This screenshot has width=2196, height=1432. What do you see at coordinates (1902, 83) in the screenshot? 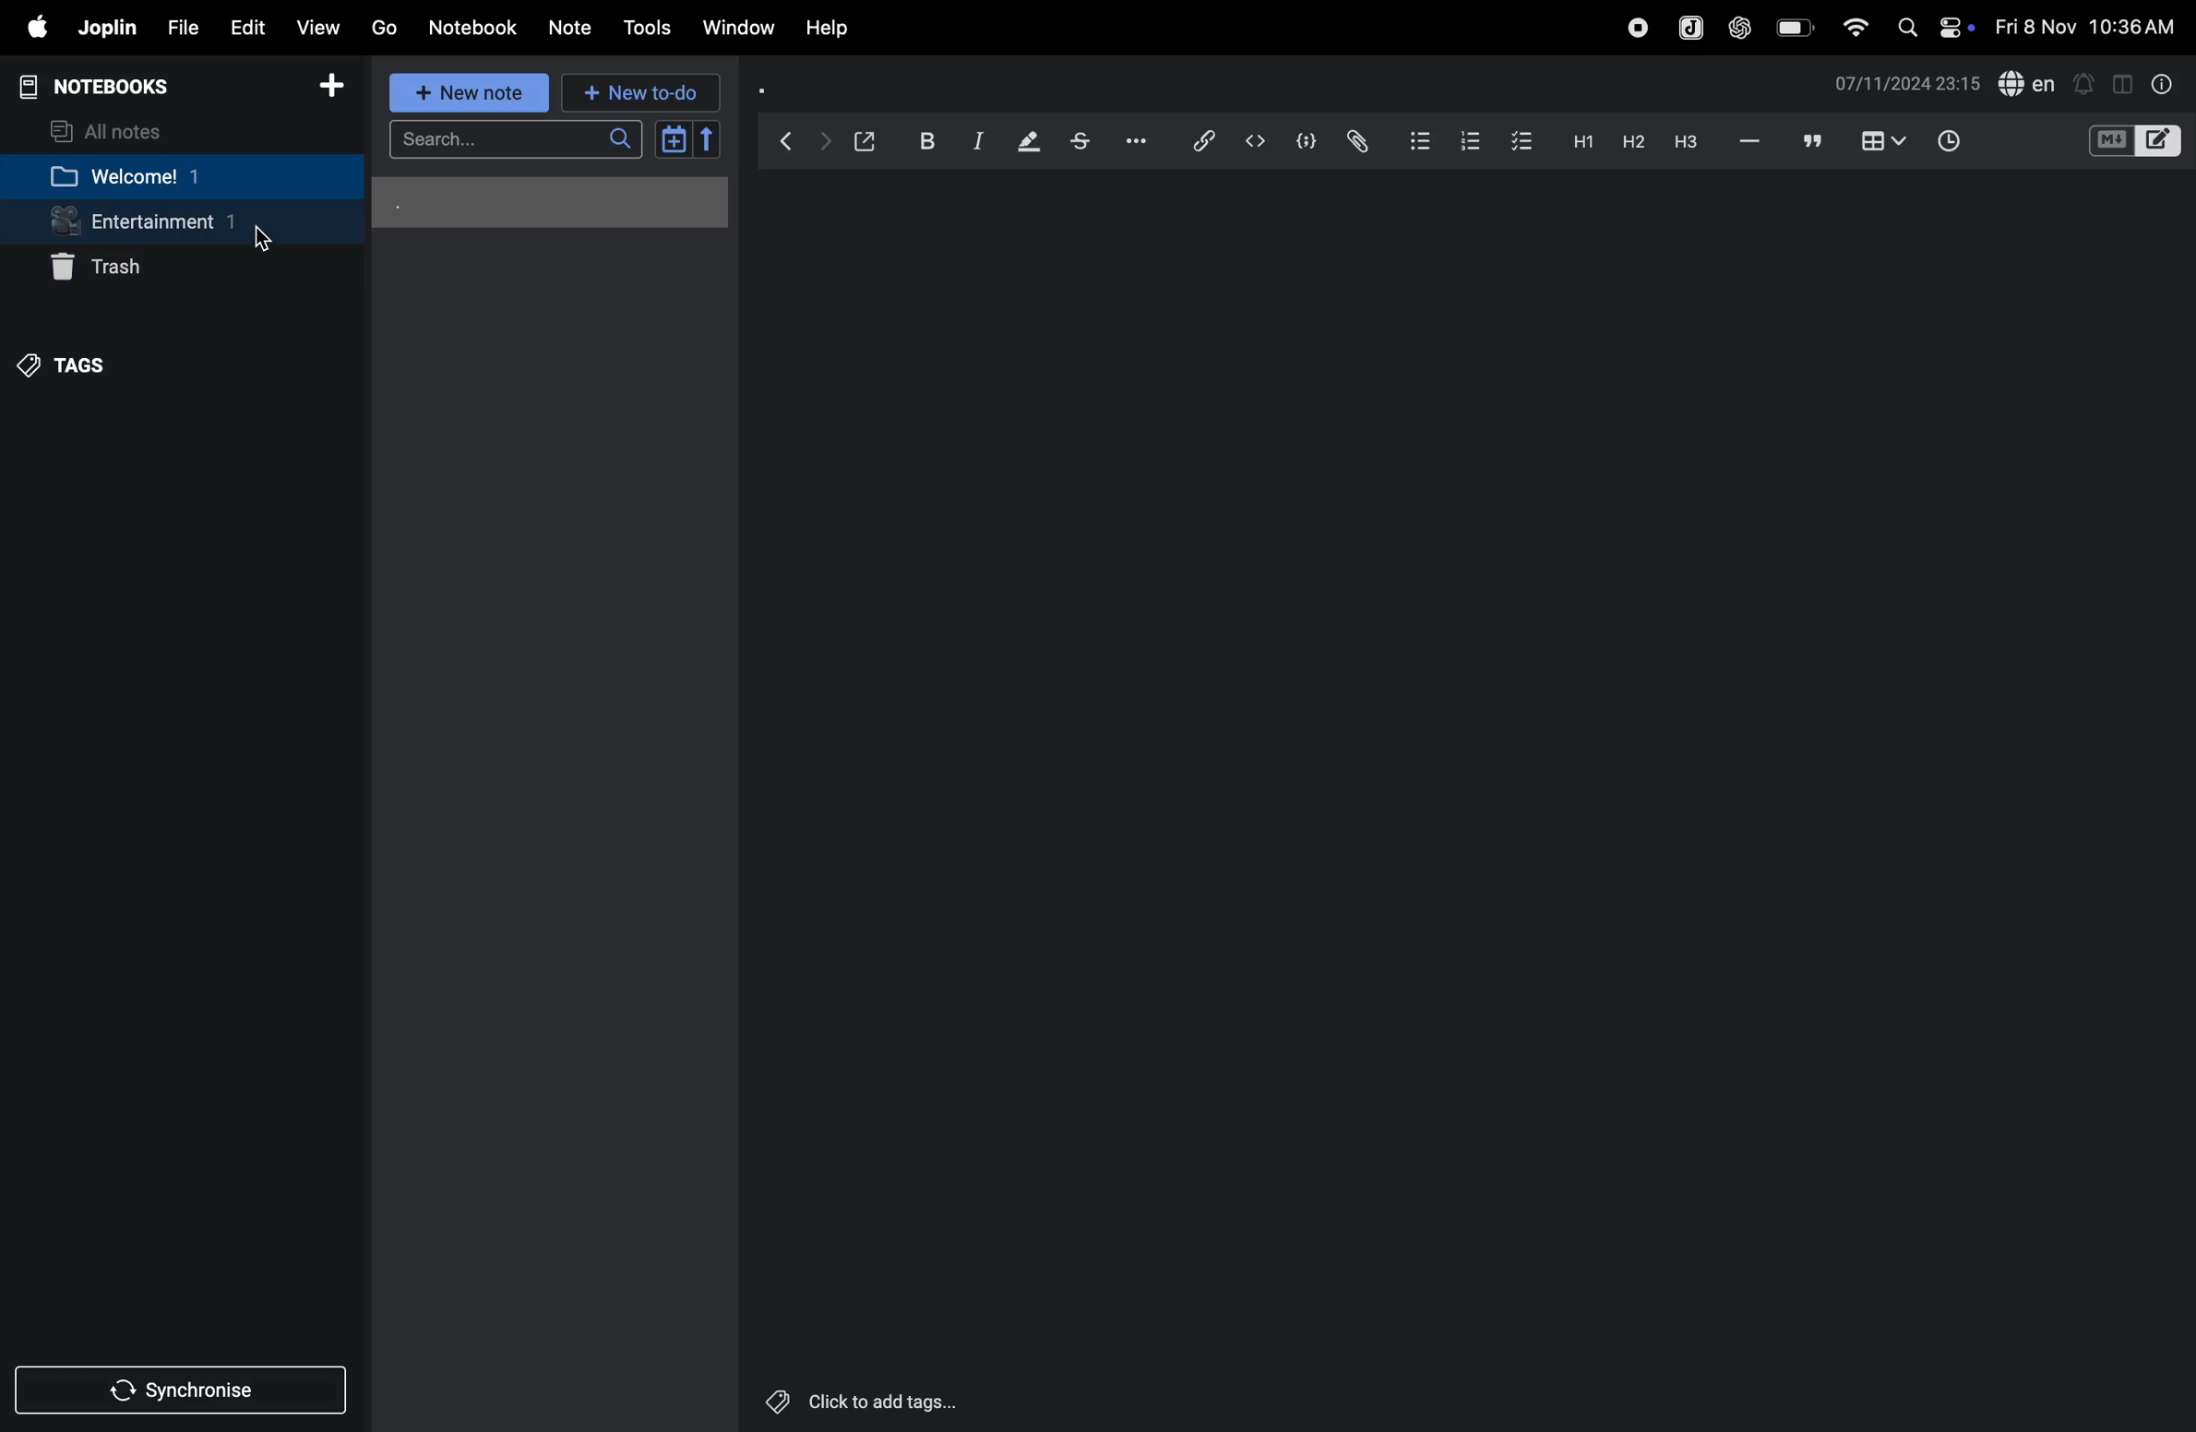
I see `time and date` at bounding box center [1902, 83].